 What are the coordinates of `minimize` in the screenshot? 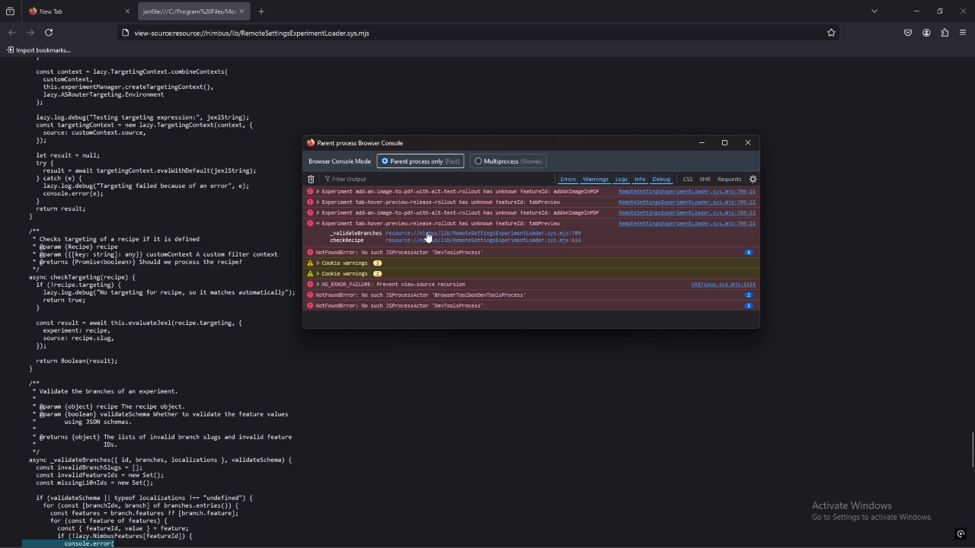 It's located at (703, 143).